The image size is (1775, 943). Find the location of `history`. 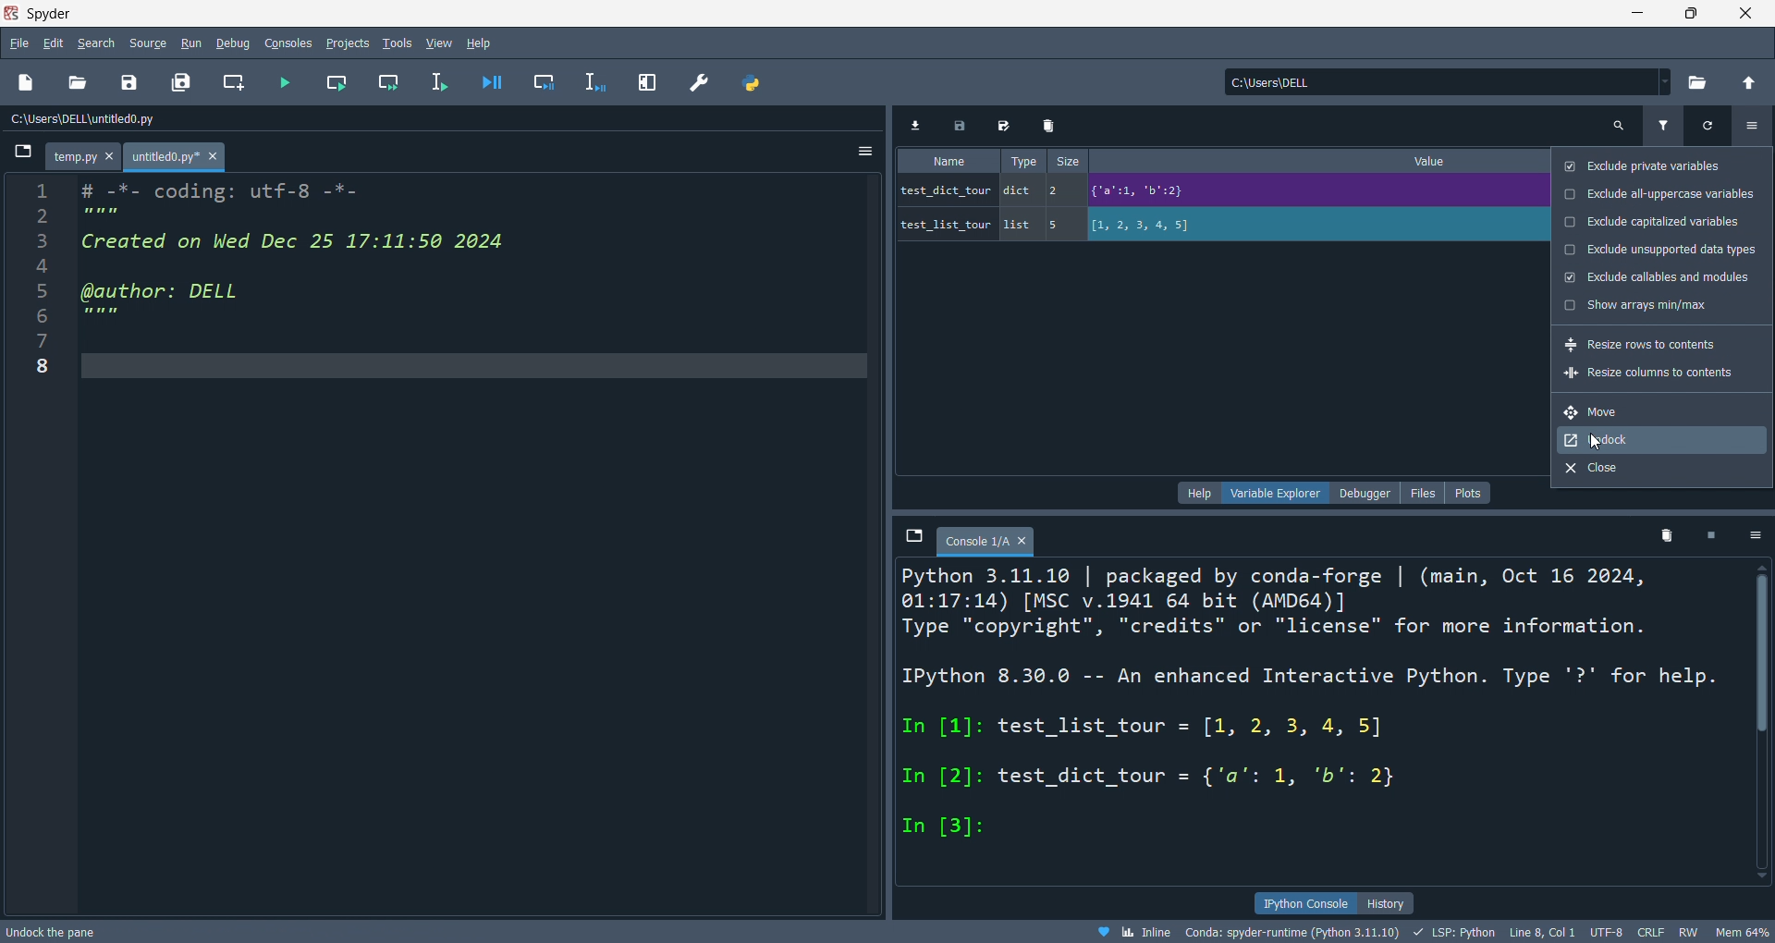

history is located at coordinates (1389, 901).